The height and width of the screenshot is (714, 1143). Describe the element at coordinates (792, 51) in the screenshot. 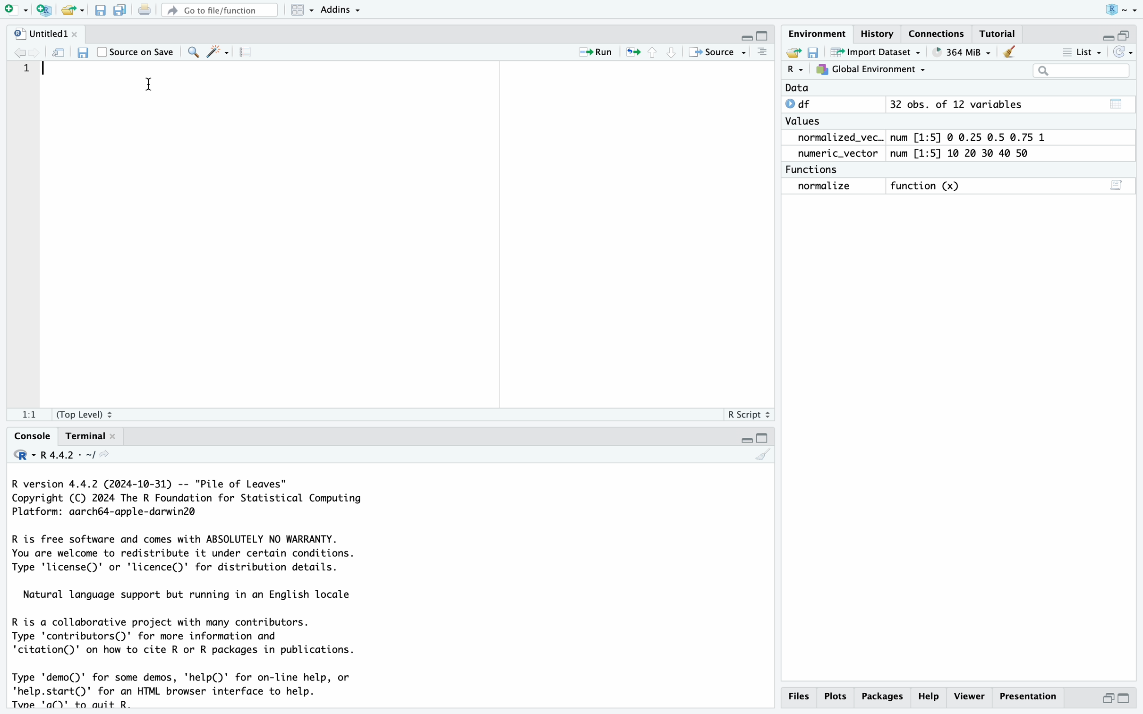

I see `Open` at that location.